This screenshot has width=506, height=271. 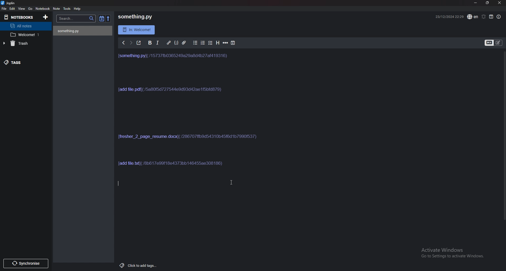 I want to click on Welcome, so click(x=25, y=34).